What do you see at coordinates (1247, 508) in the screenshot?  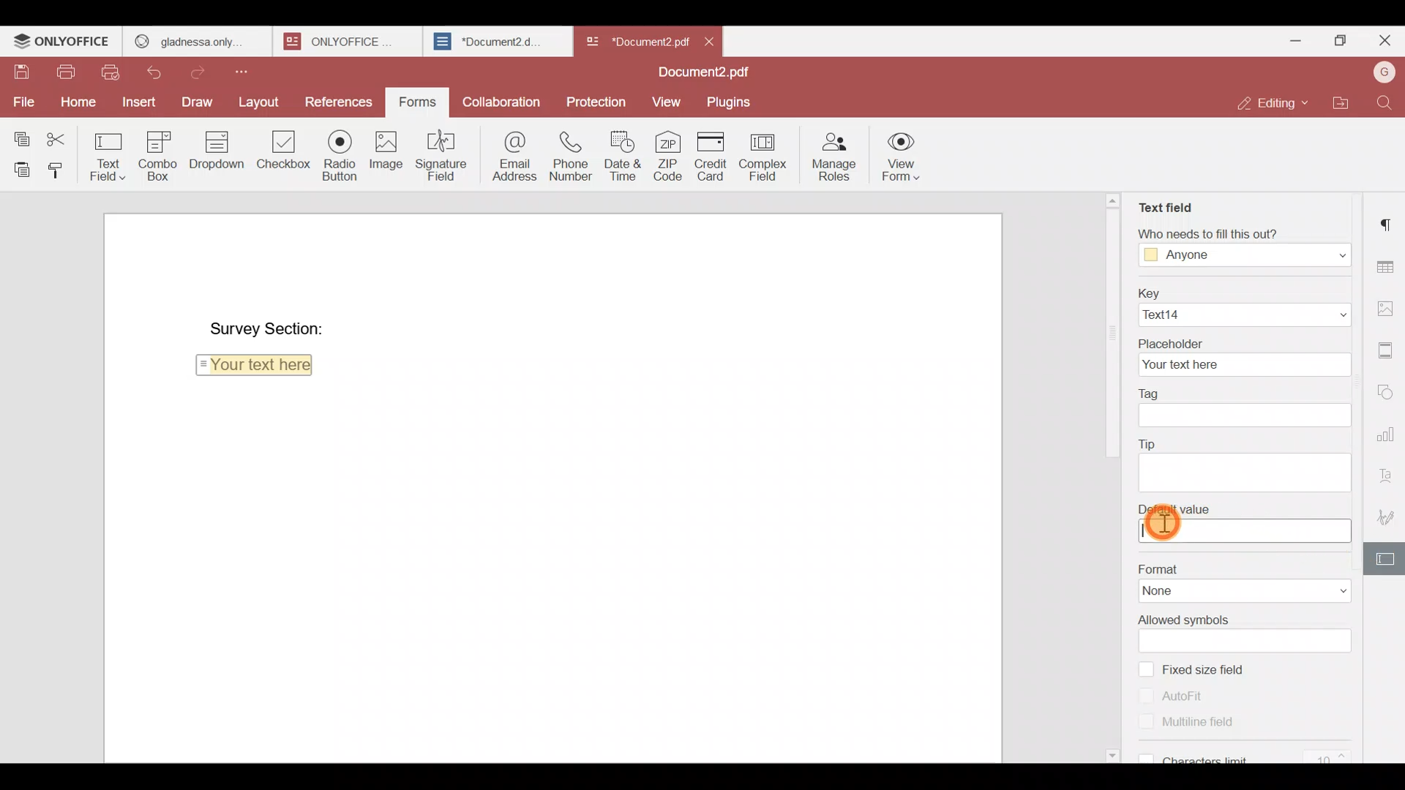 I see `Default value` at bounding box center [1247, 508].